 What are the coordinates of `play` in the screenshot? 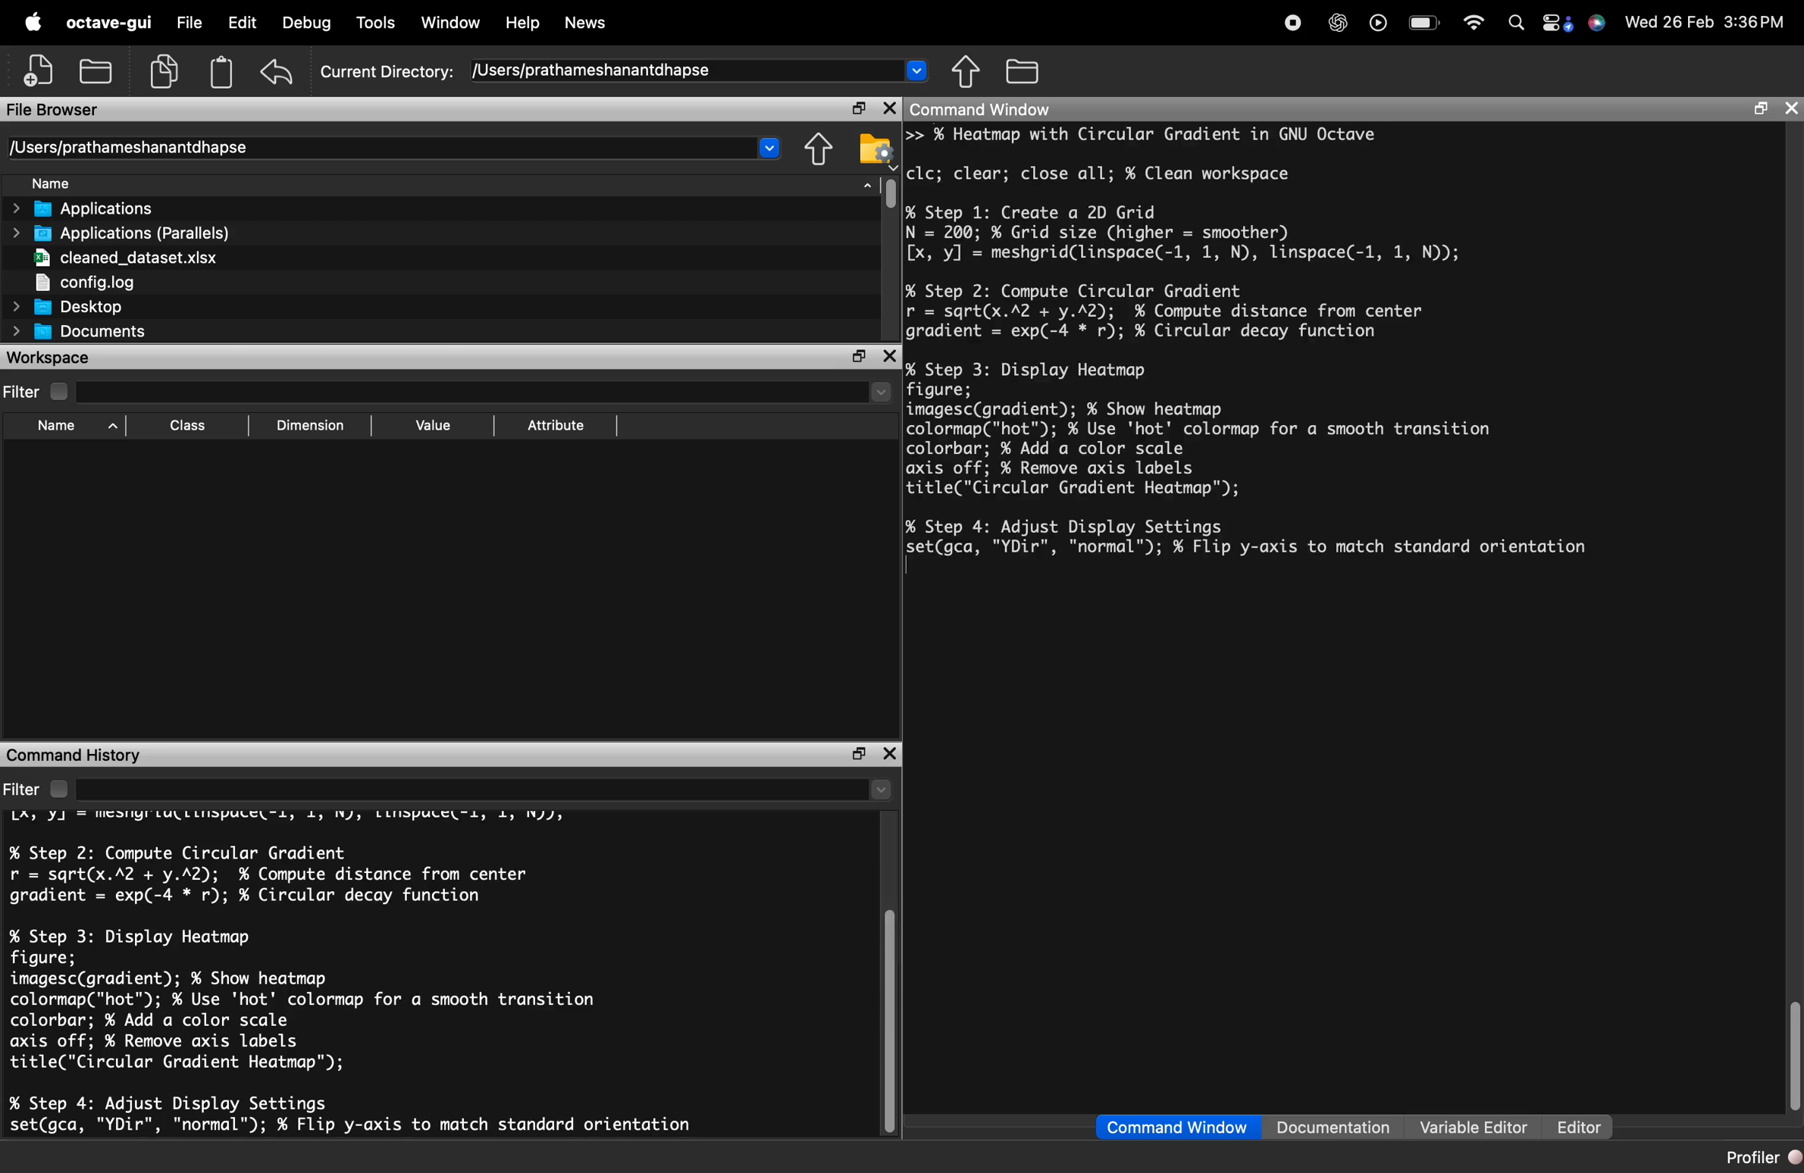 It's located at (1382, 23).